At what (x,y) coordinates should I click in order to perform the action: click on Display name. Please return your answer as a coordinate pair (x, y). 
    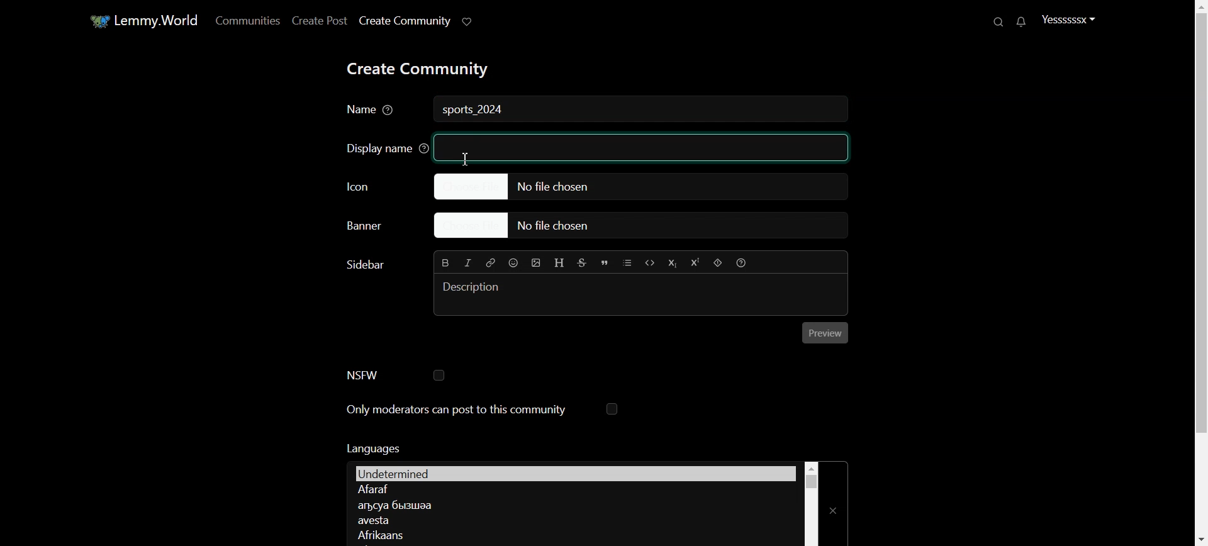
    Looking at the image, I should click on (385, 146).